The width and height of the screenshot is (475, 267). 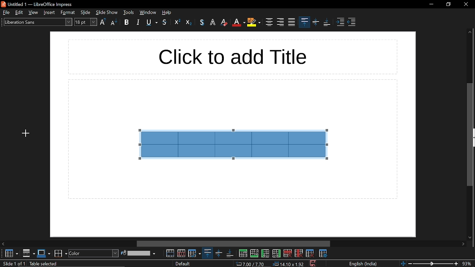 What do you see at coordinates (232, 244) in the screenshot?
I see `horizontal scrollbar` at bounding box center [232, 244].